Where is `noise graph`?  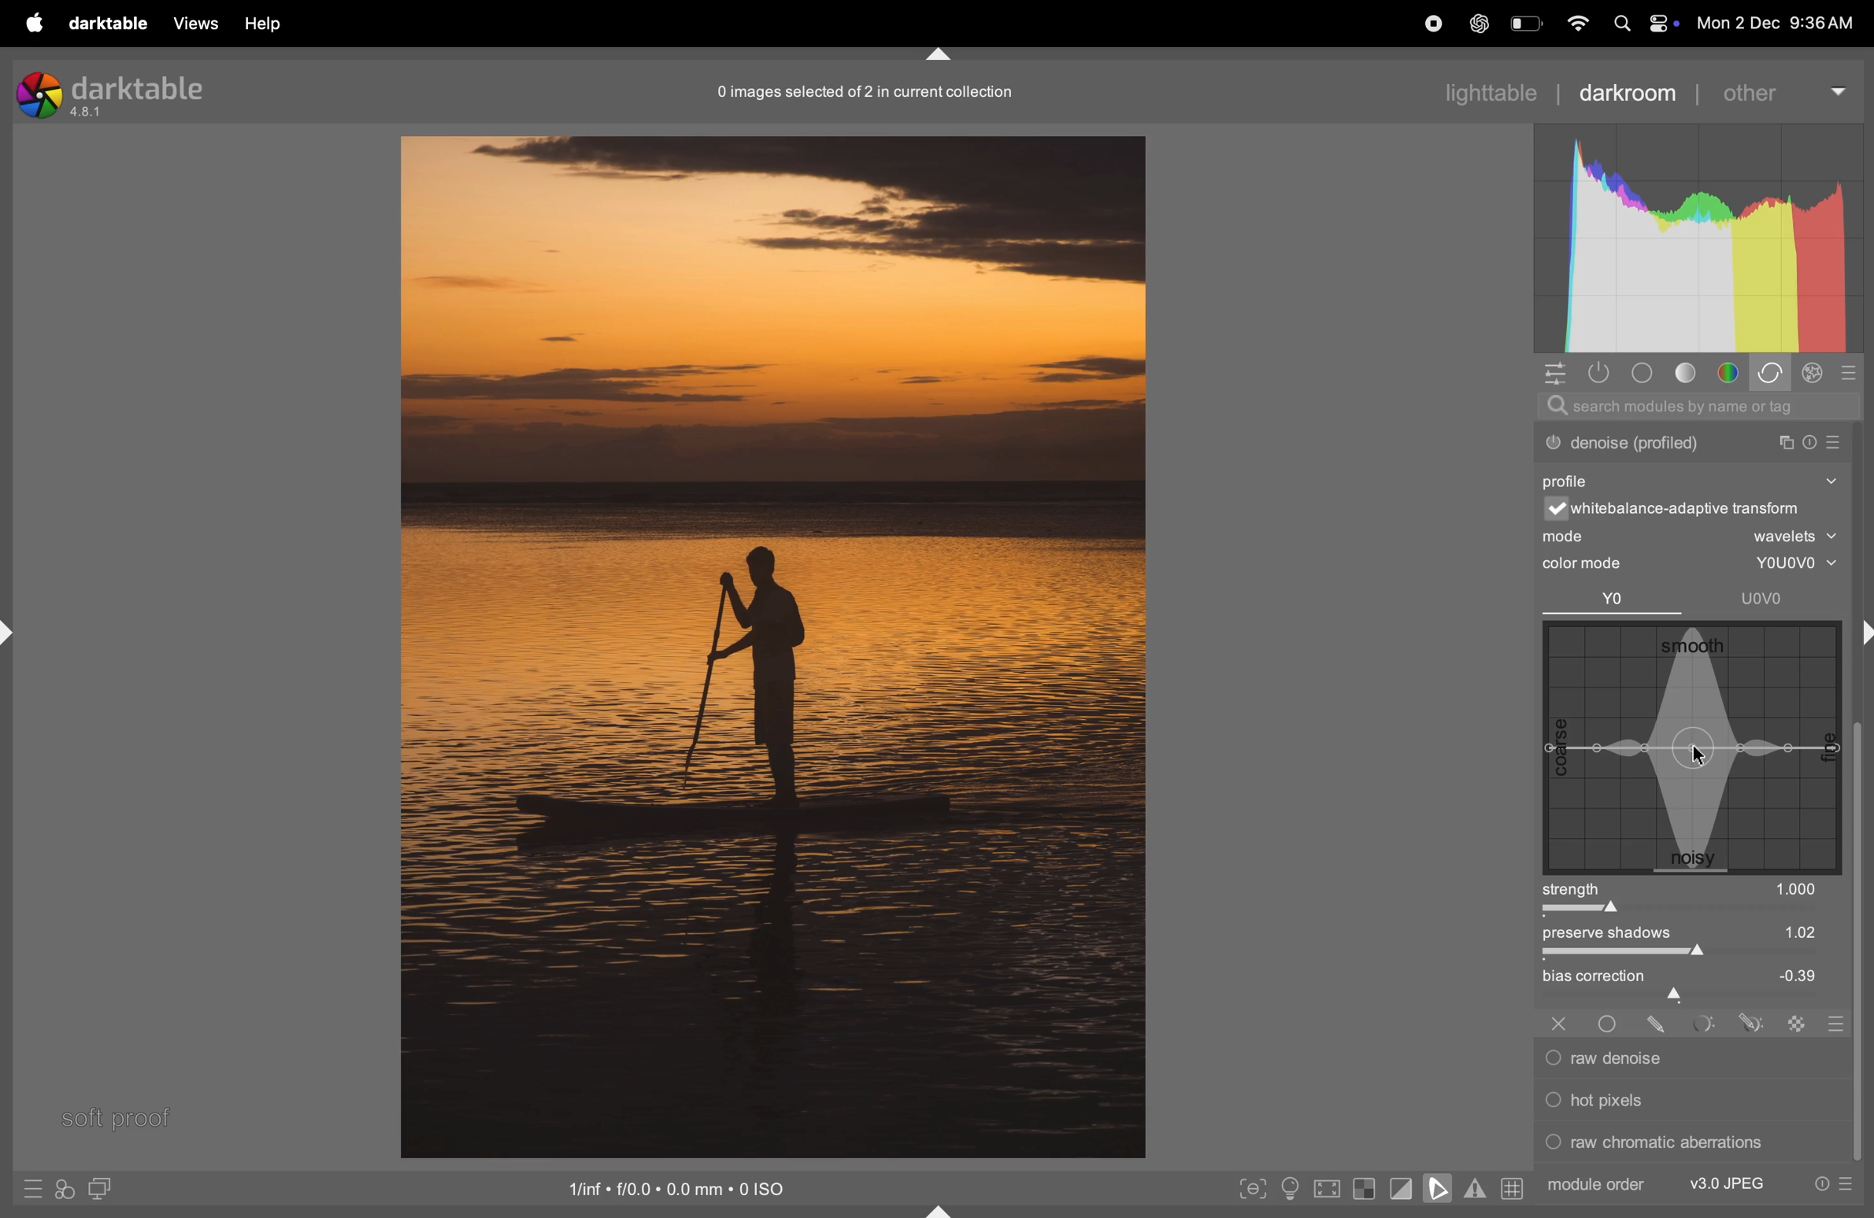
noise graph is located at coordinates (1691, 747).